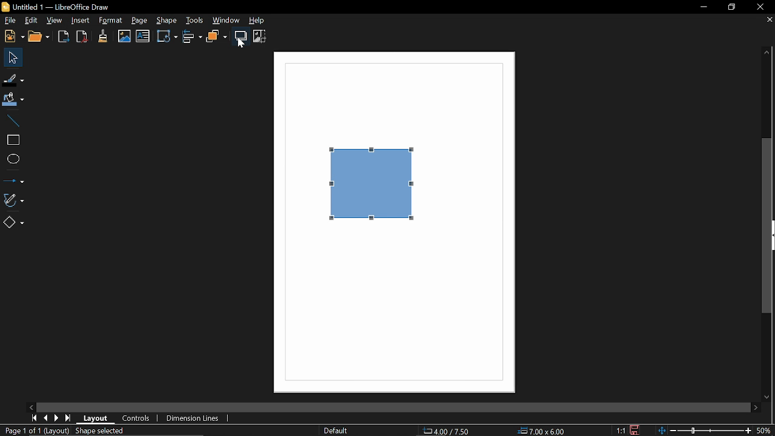 The width and height of the screenshot is (775, 436). Describe the element at coordinates (103, 36) in the screenshot. I see `Clone formatting` at that location.